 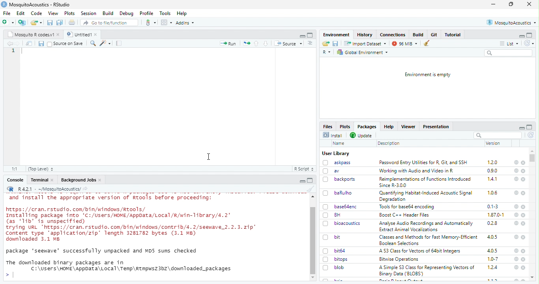 I want to click on close, so click(x=524, y=194).